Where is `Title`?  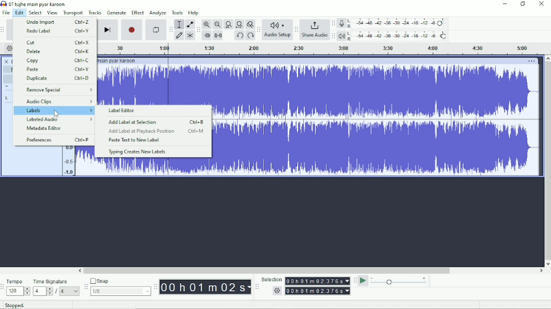 Title is located at coordinates (34, 4).